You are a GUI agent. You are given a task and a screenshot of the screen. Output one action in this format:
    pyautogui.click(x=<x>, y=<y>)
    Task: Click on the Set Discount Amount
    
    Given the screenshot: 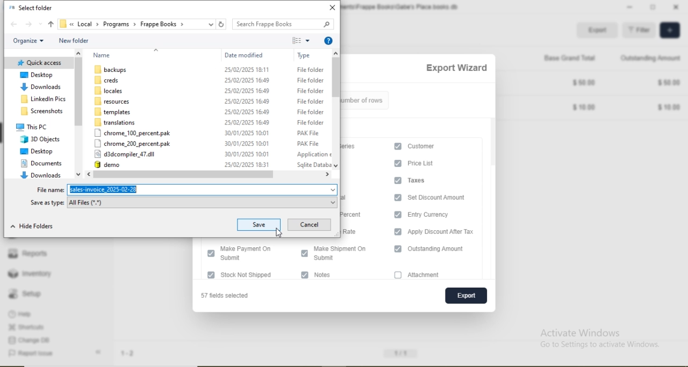 What is the action you would take?
    pyautogui.click(x=443, y=197)
    